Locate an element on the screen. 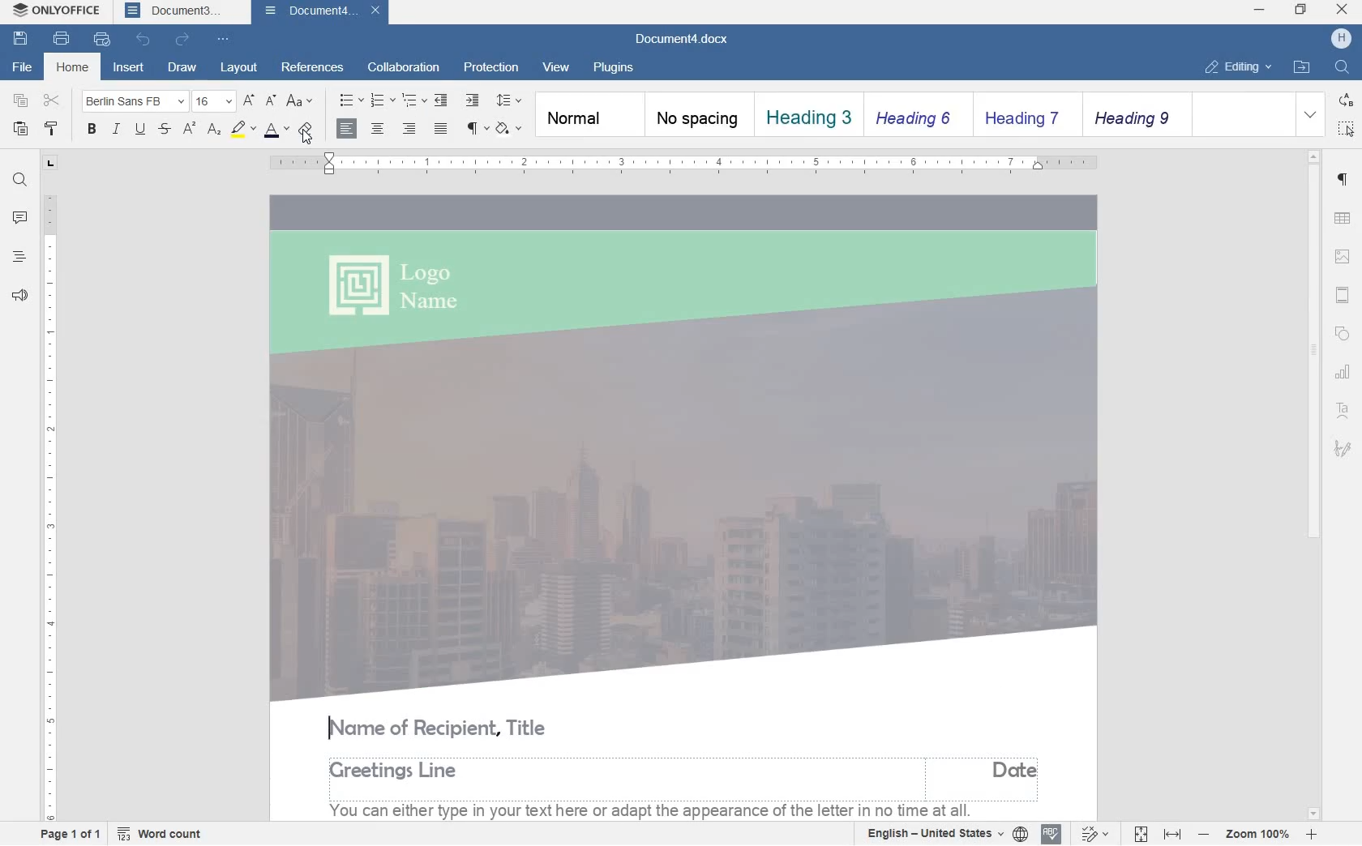 The image size is (1362, 846). fit to width is located at coordinates (1173, 831).